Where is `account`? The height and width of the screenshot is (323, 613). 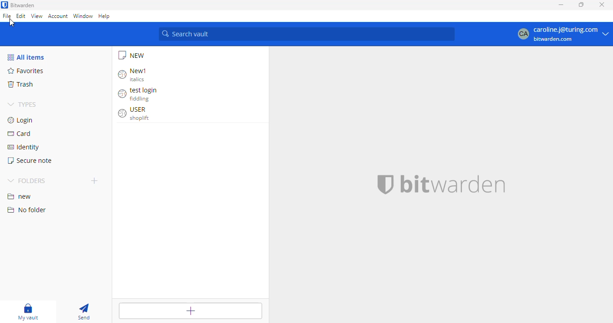 account is located at coordinates (58, 17).